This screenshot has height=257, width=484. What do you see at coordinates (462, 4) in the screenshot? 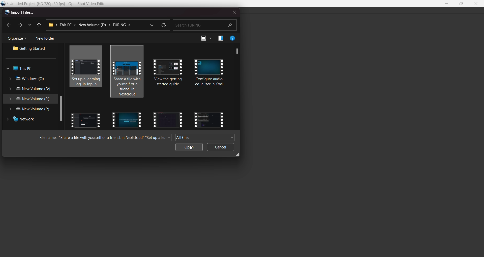
I see `maximise` at bounding box center [462, 4].